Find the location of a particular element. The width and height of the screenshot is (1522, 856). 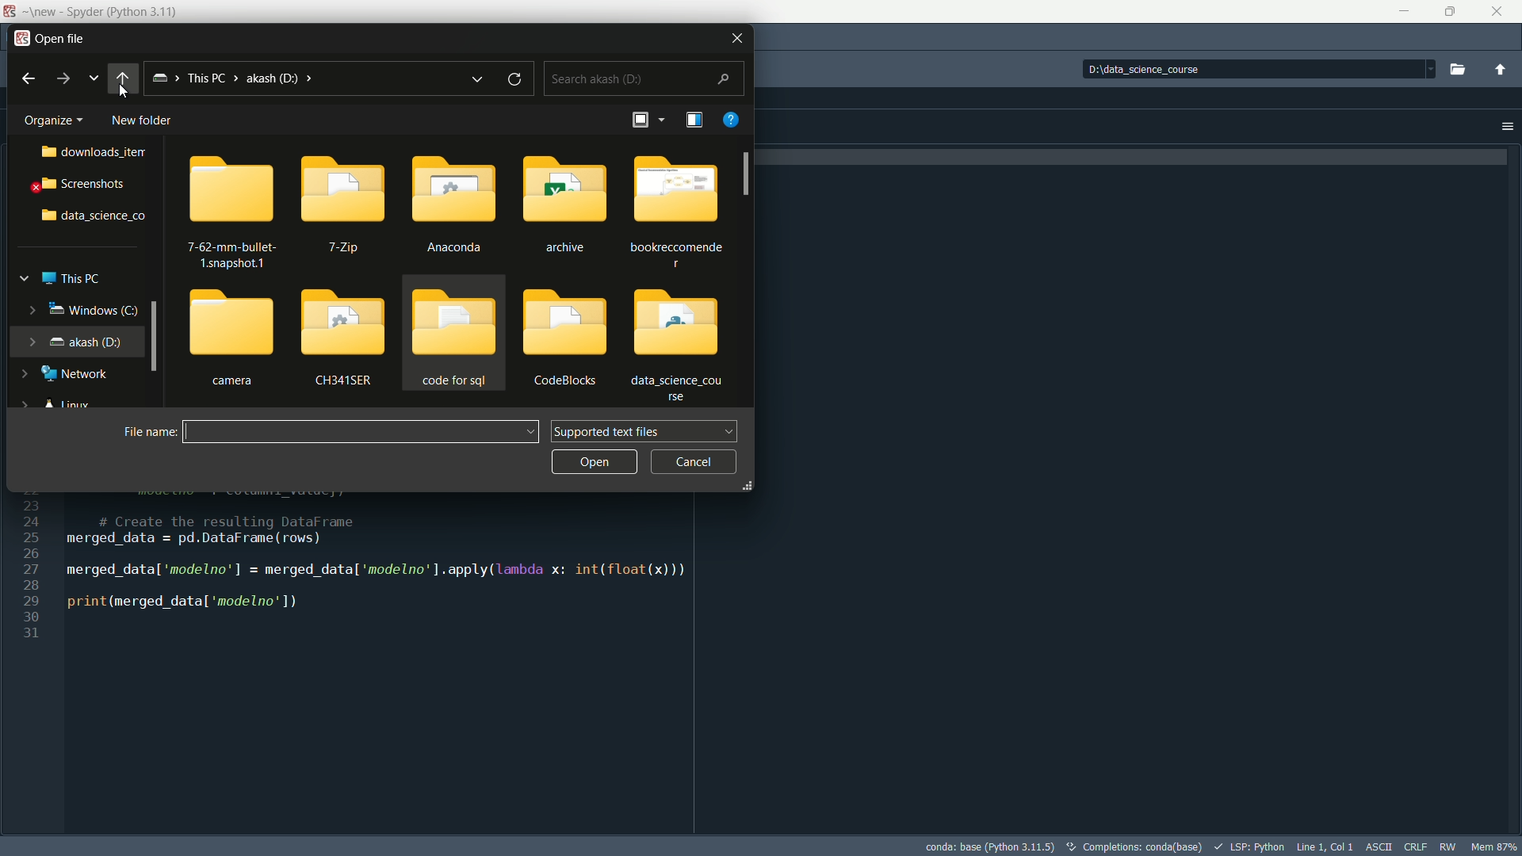

file name is located at coordinates (140, 434).